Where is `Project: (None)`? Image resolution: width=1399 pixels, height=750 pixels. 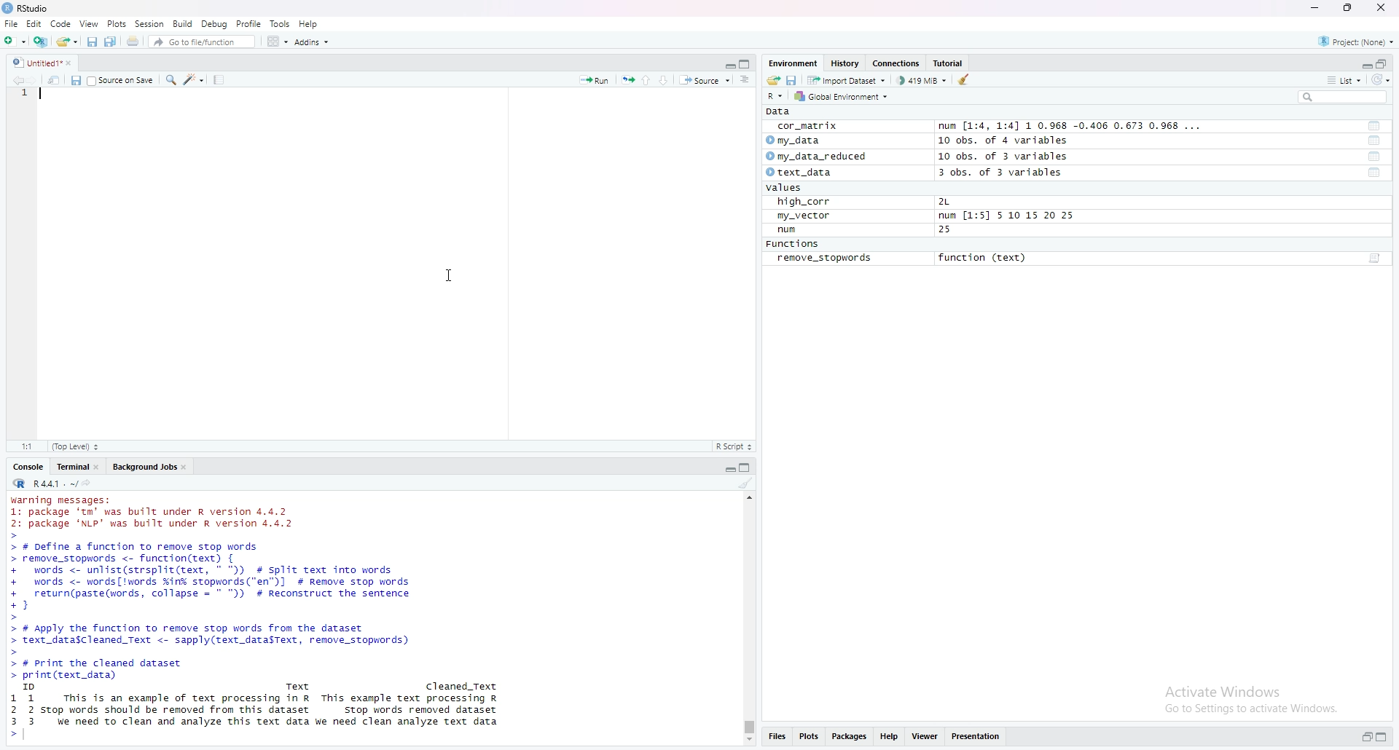
Project: (None) is located at coordinates (1355, 41).